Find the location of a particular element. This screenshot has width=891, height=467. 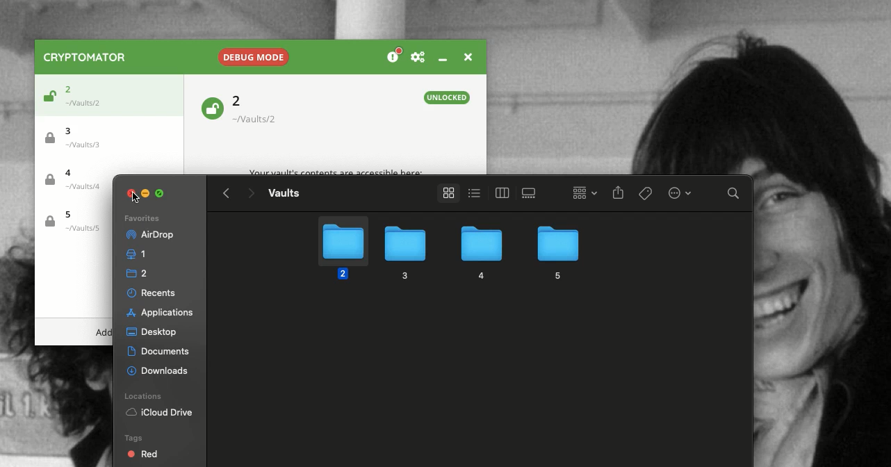

5 is located at coordinates (557, 251).